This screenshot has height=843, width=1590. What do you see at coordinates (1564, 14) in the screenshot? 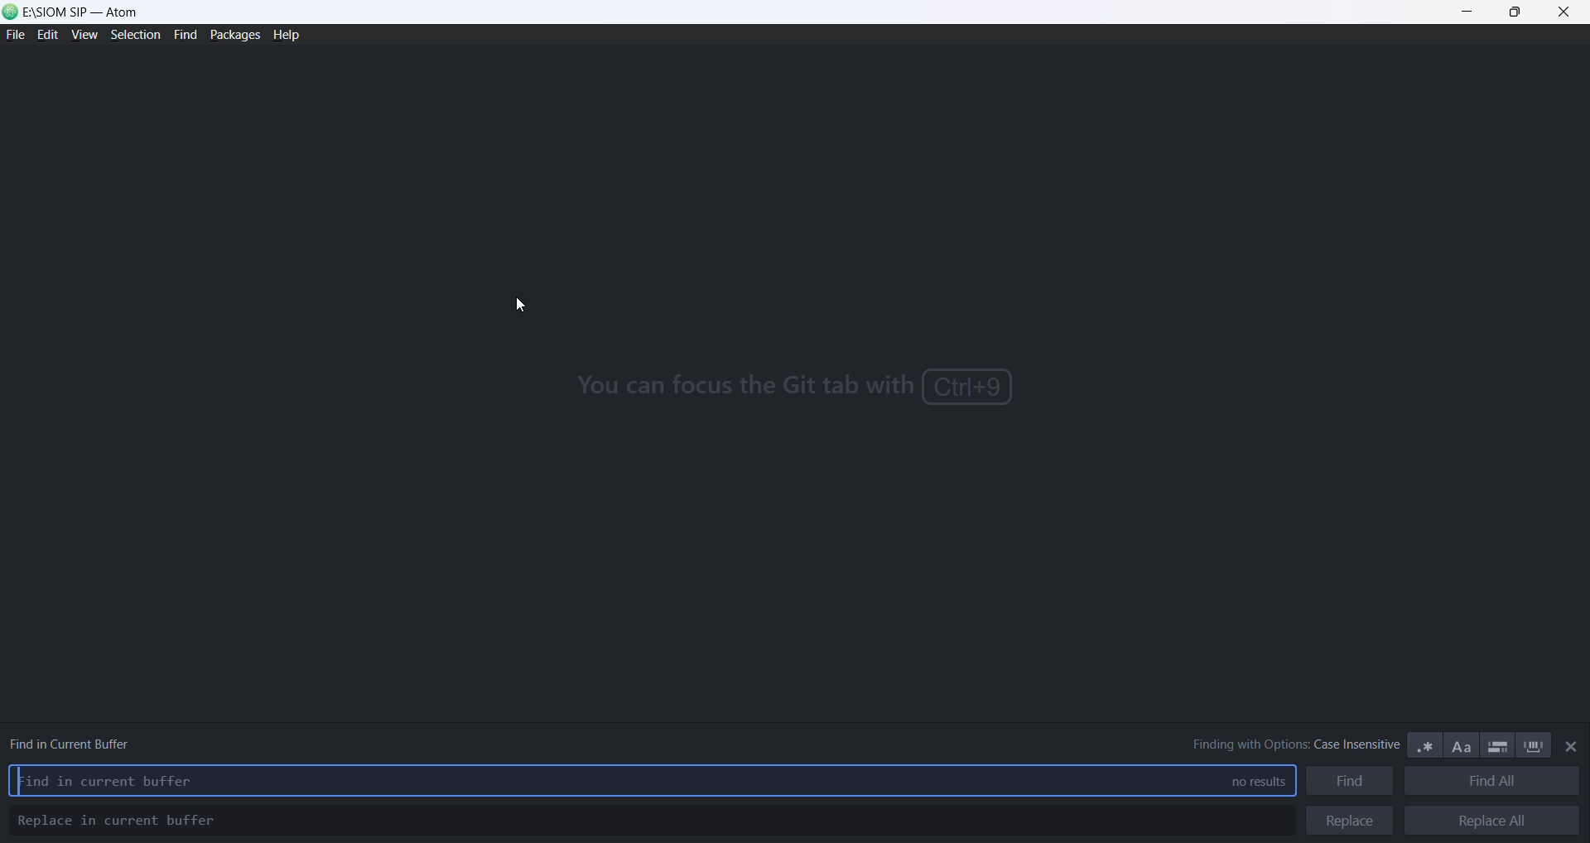
I see `close` at bounding box center [1564, 14].